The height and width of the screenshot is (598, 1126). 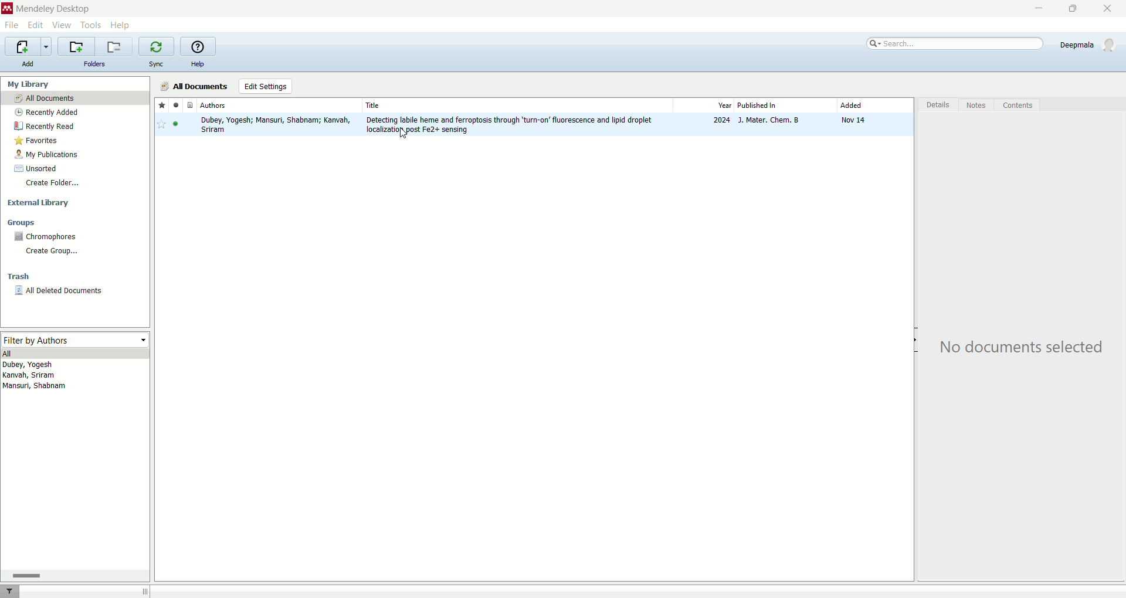 What do you see at coordinates (956, 42) in the screenshot?
I see `search` at bounding box center [956, 42].